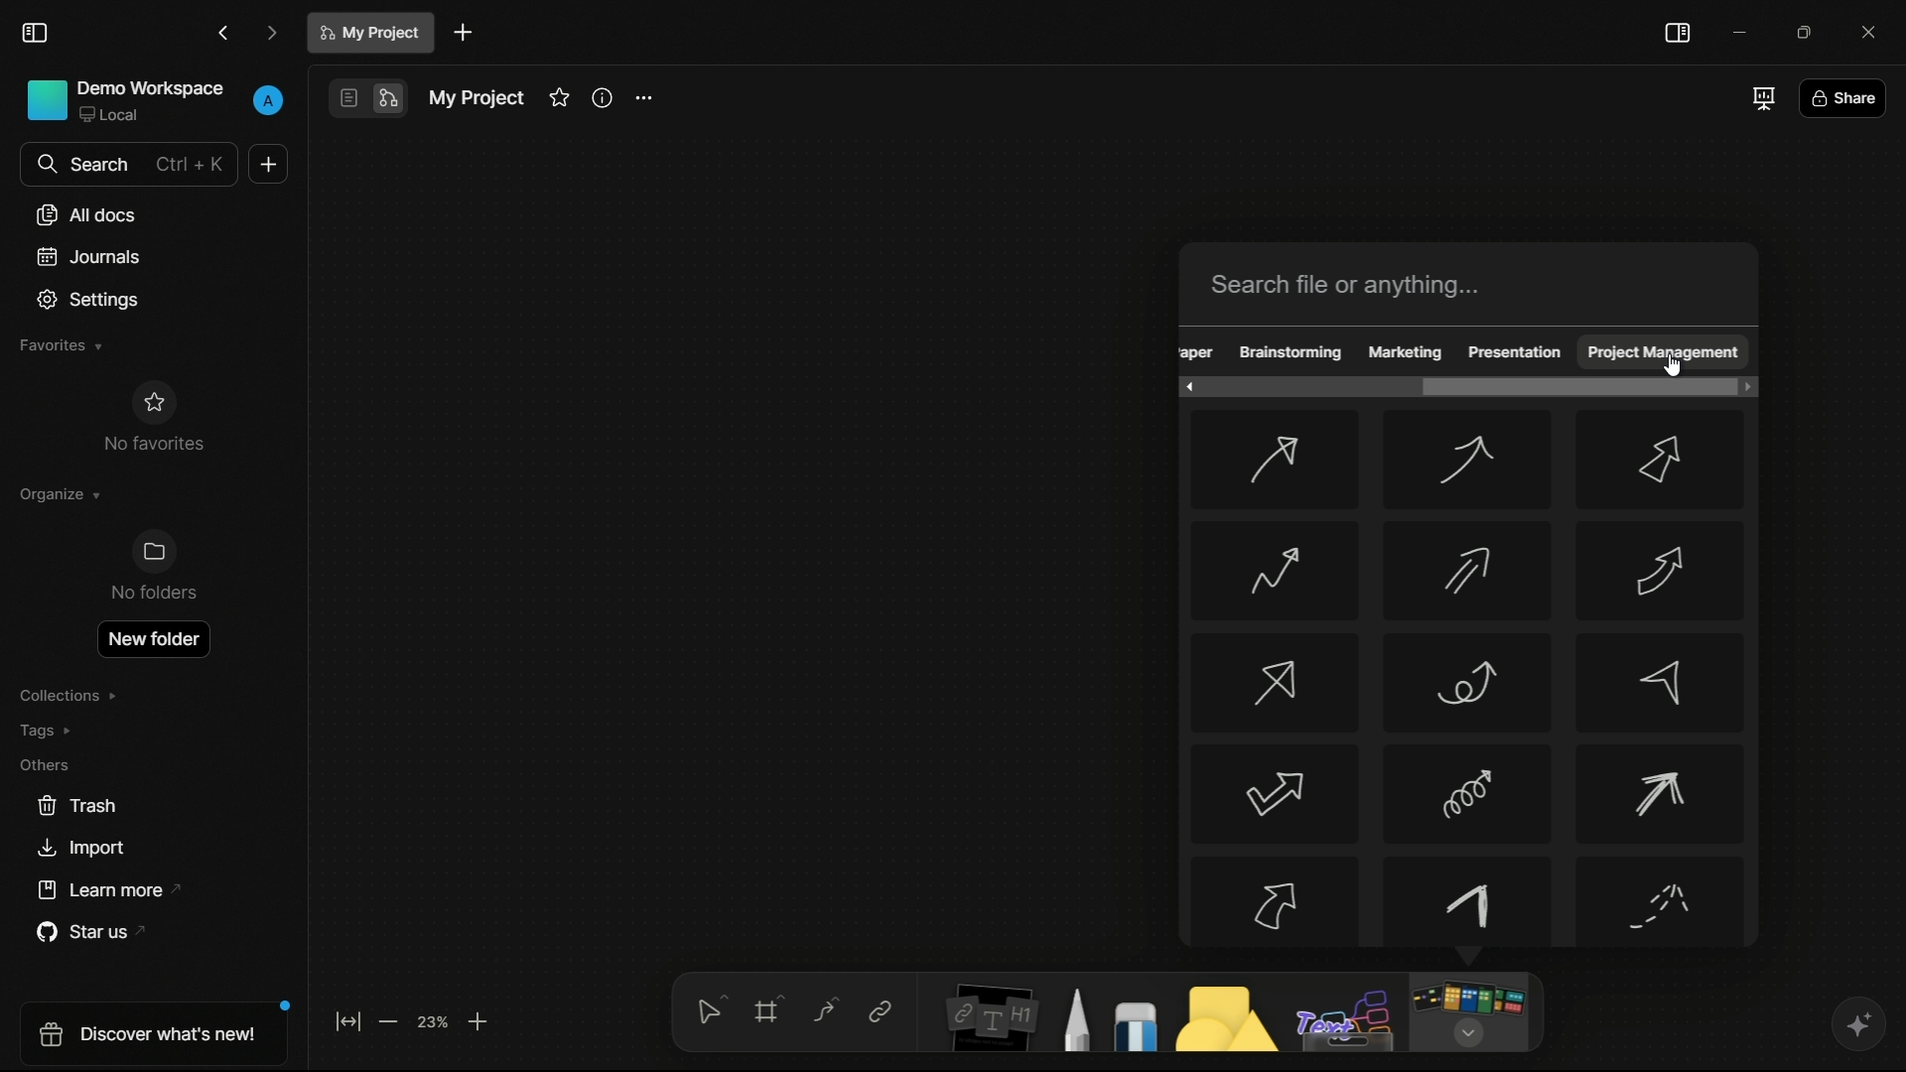 The height and width of the screenshot is (1072, 1906). Describe the element at coordinates (59, 345) in the screenshot. I see `favorites` at that location.